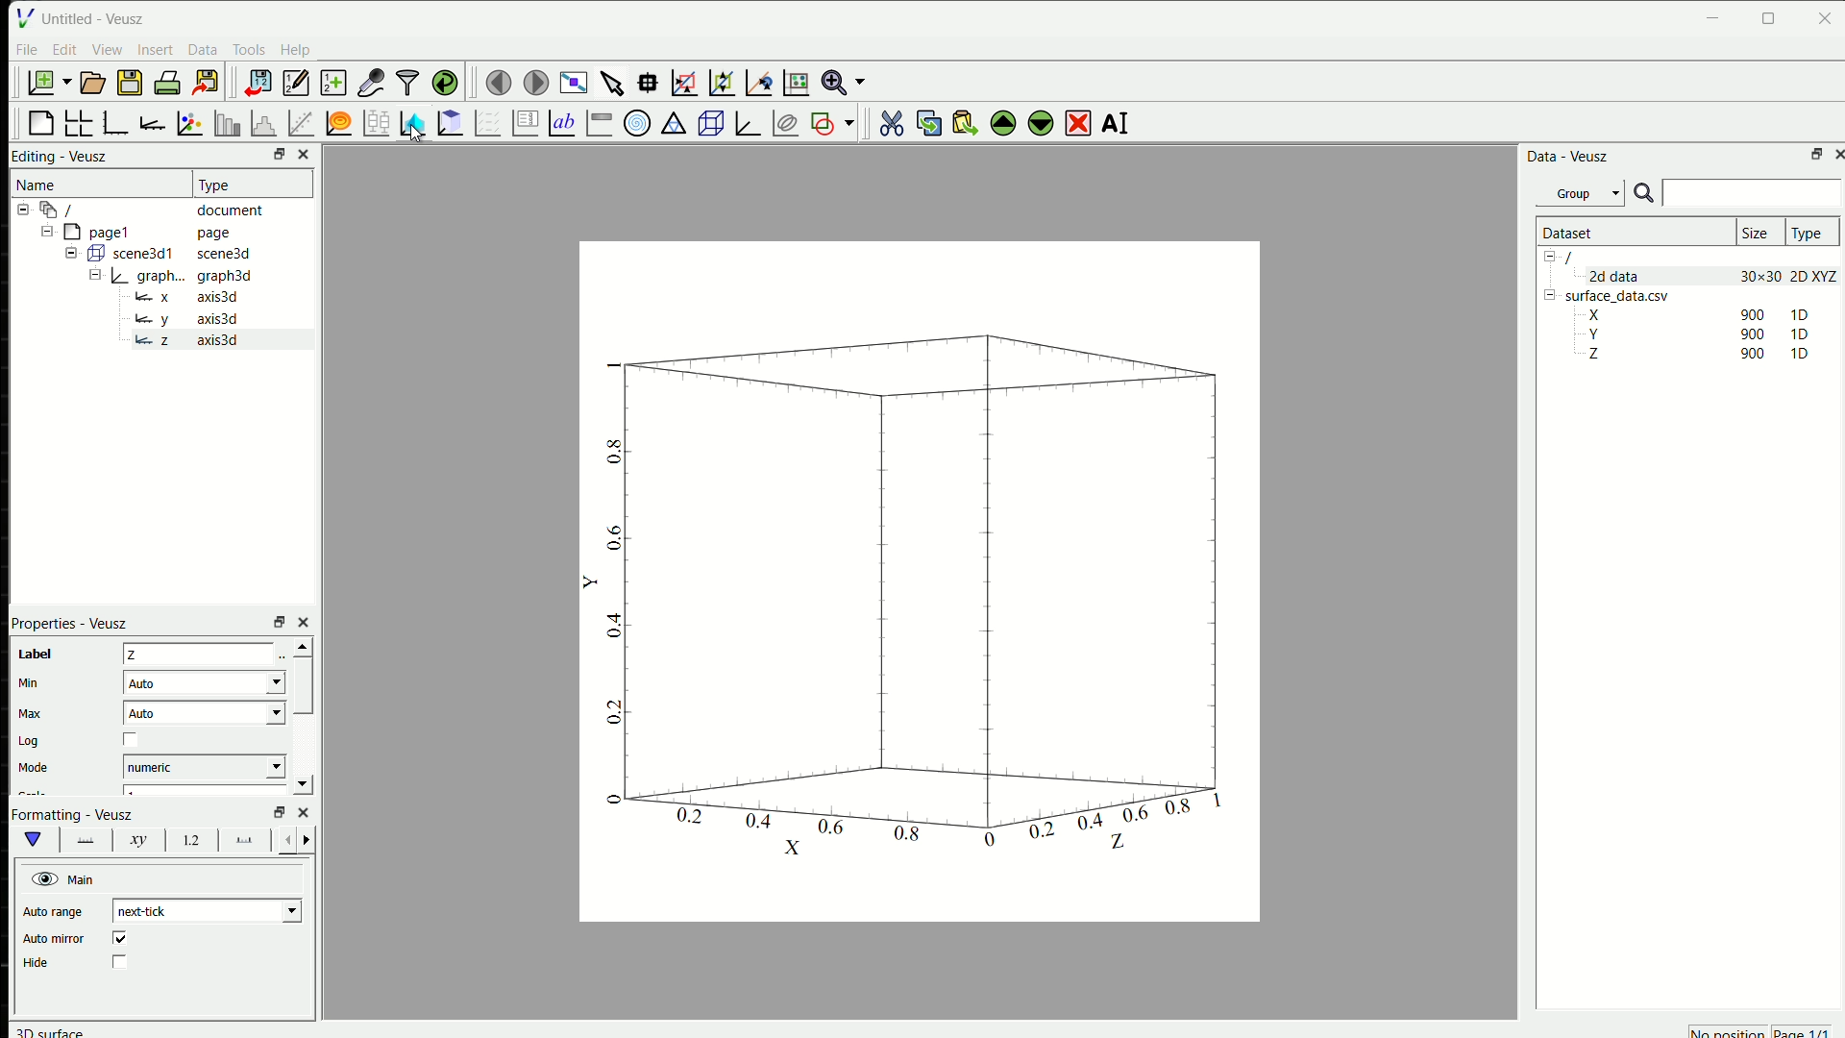 The image size is (1845, 1038). Describe the element at coordinates (264, 122) in the screenshot. I see `Histogram of dataset` at that location.